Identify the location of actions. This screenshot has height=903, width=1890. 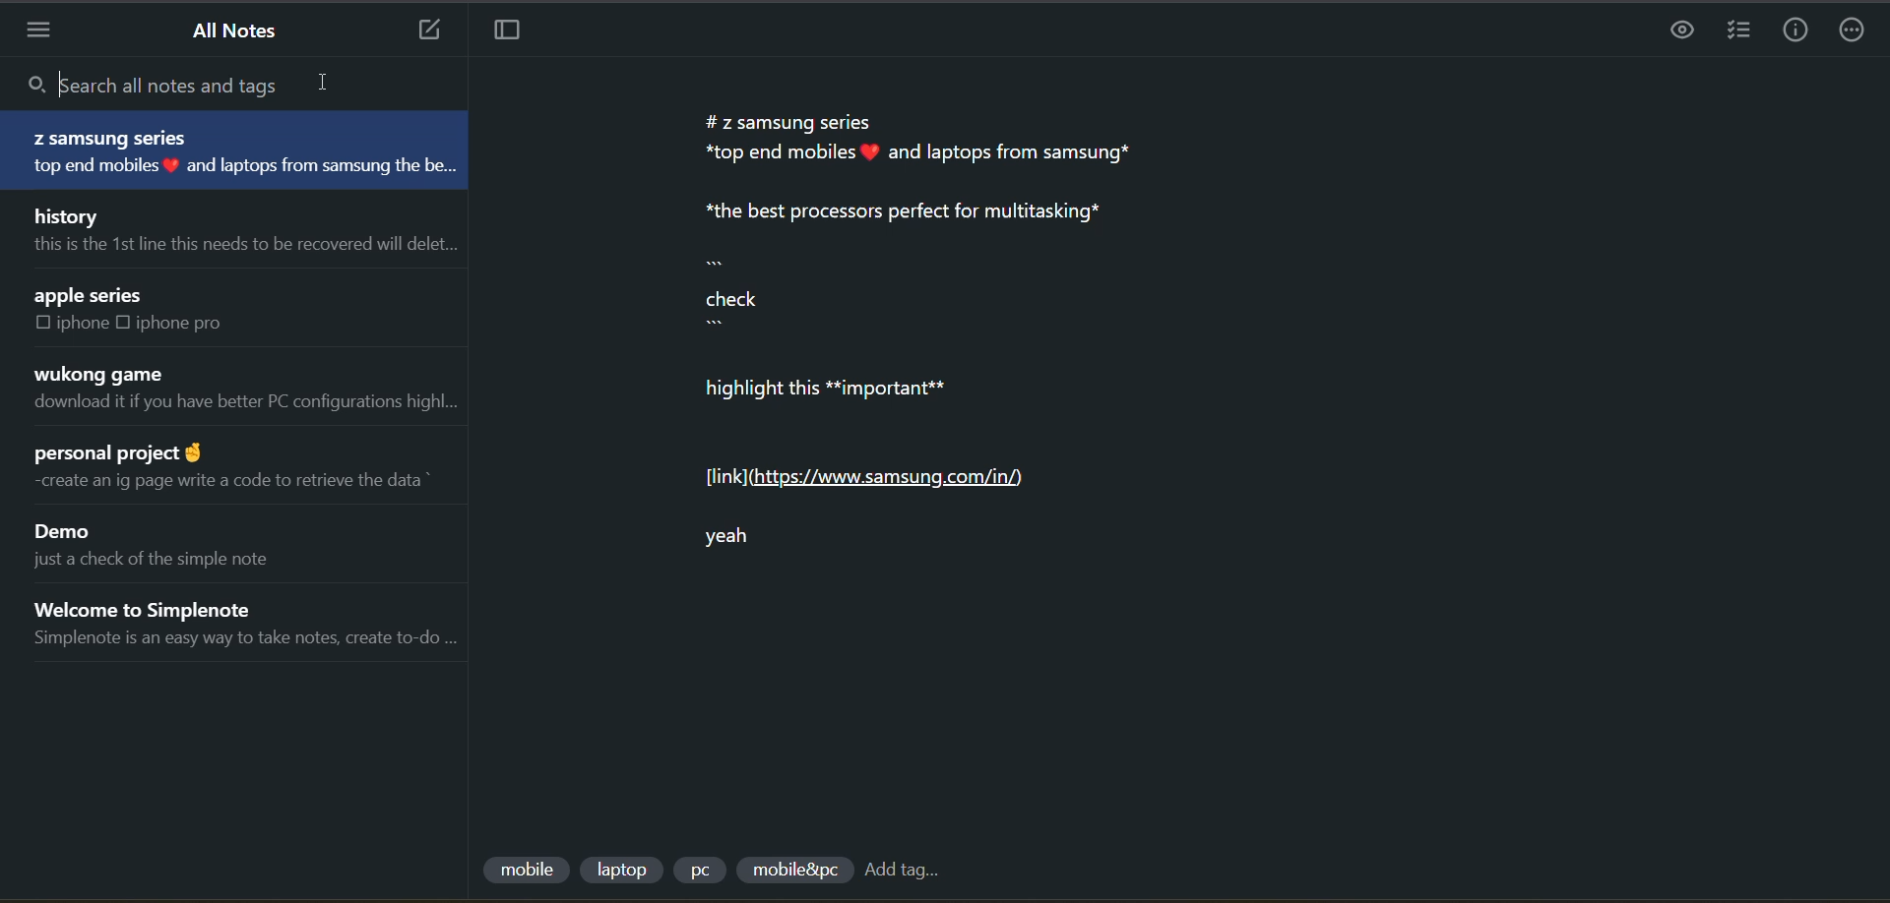
(1856, 30).